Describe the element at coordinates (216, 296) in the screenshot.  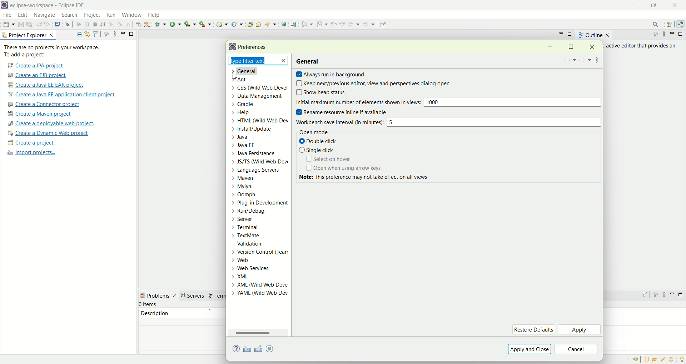
I see `term` at that location.